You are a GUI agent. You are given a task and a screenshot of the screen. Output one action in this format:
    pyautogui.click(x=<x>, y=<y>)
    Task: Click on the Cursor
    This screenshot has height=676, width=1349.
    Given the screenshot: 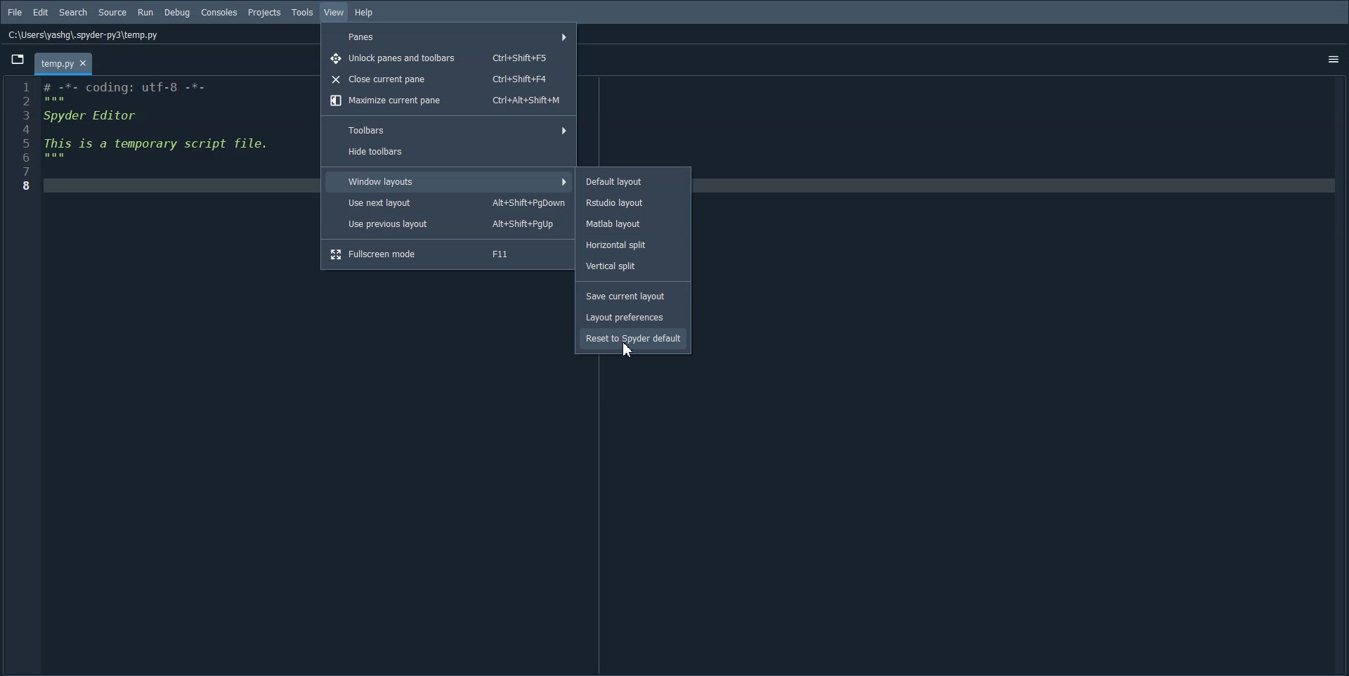 What is the action you would take?
    pyautogui.click(x=630, y=351)
    